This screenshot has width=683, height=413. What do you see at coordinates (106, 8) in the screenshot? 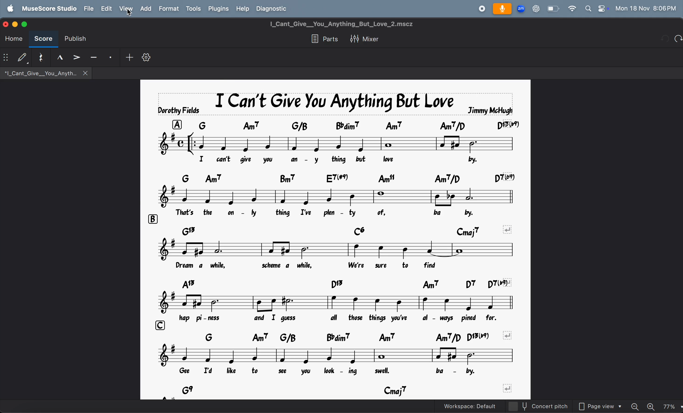
I see `edit` at bounding box center [106, 8].